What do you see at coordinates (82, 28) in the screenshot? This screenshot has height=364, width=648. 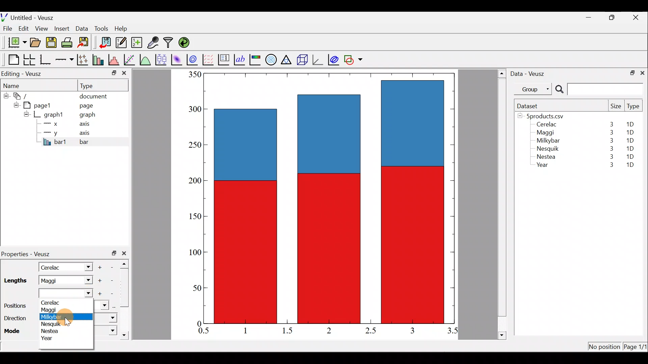 I see `Data` at bounding box center [82, 28].